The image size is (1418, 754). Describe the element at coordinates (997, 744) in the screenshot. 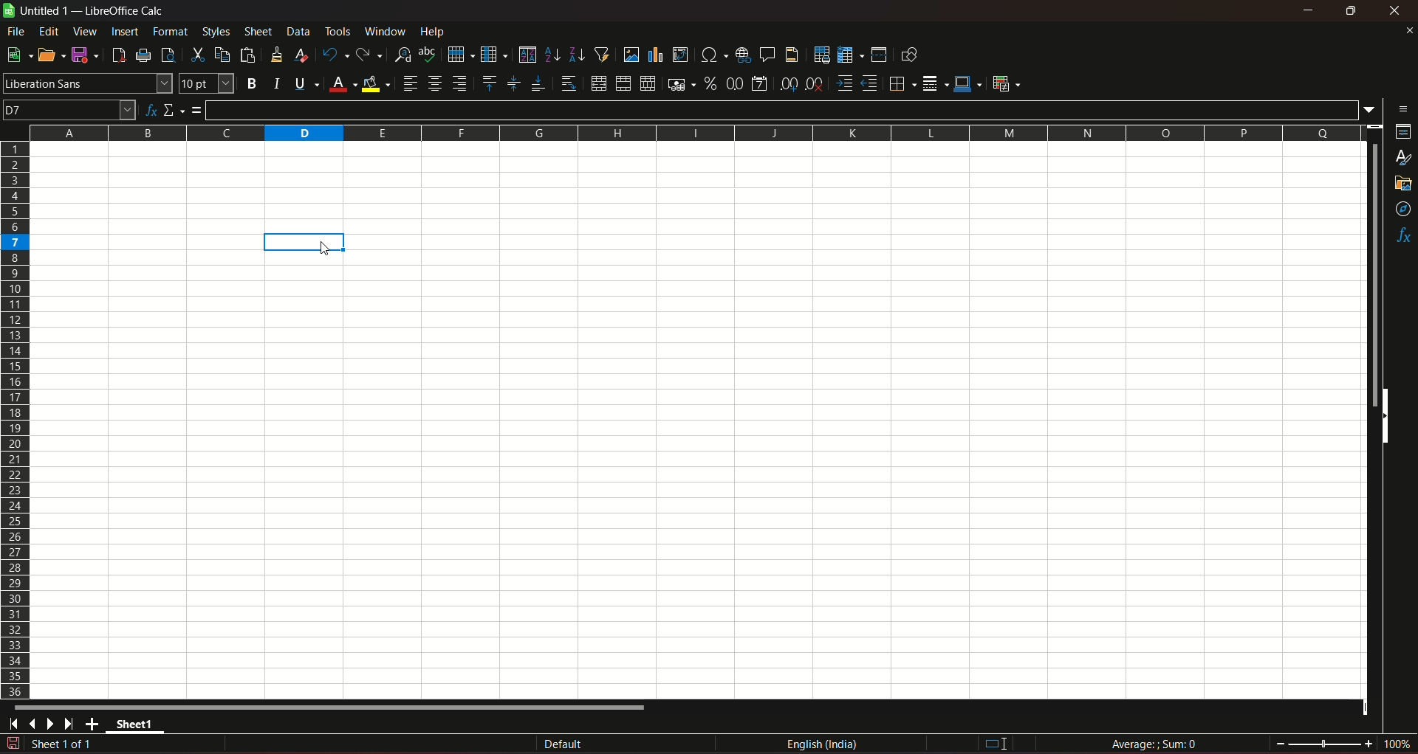

I see `I beam cursor` at that location.